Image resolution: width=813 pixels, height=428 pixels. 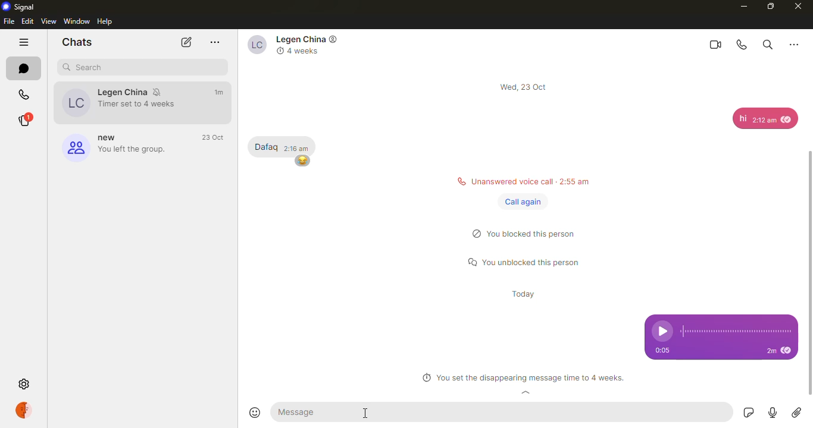 What do you see at coordinates (788, 351) in the screenshot?
I see `seen` at bounding box center [788, 351].